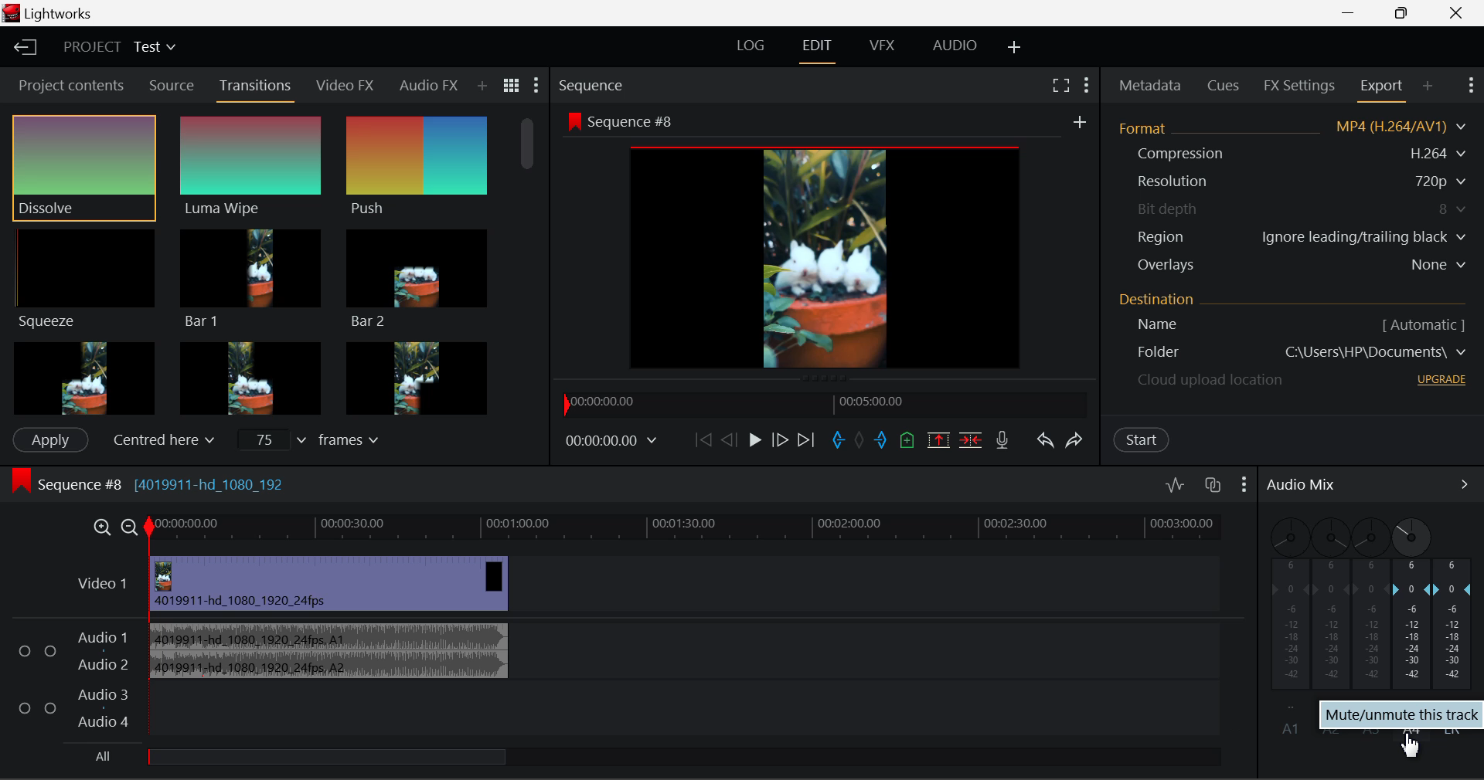 The image size is (1484, 780). I want to click on Frames Input, so click(318, 439).